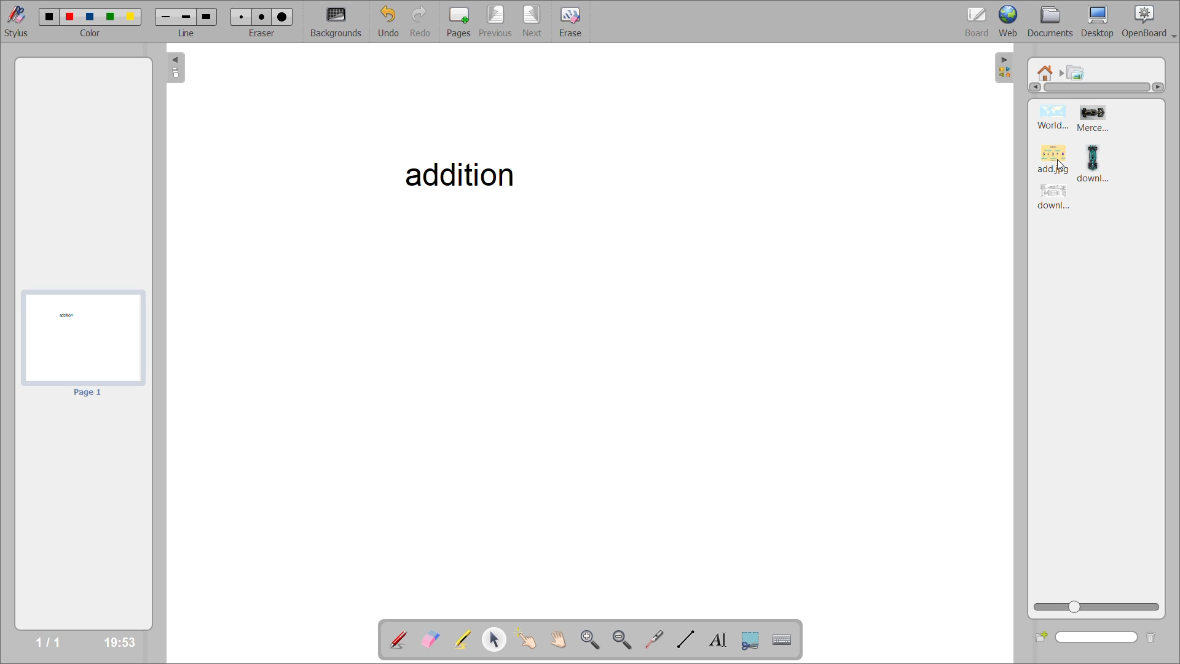 The image size is (1180, 664). What do you see at coordinates (978, 22) in the screenshot?
I see `board` at bounding box center [978, 22].